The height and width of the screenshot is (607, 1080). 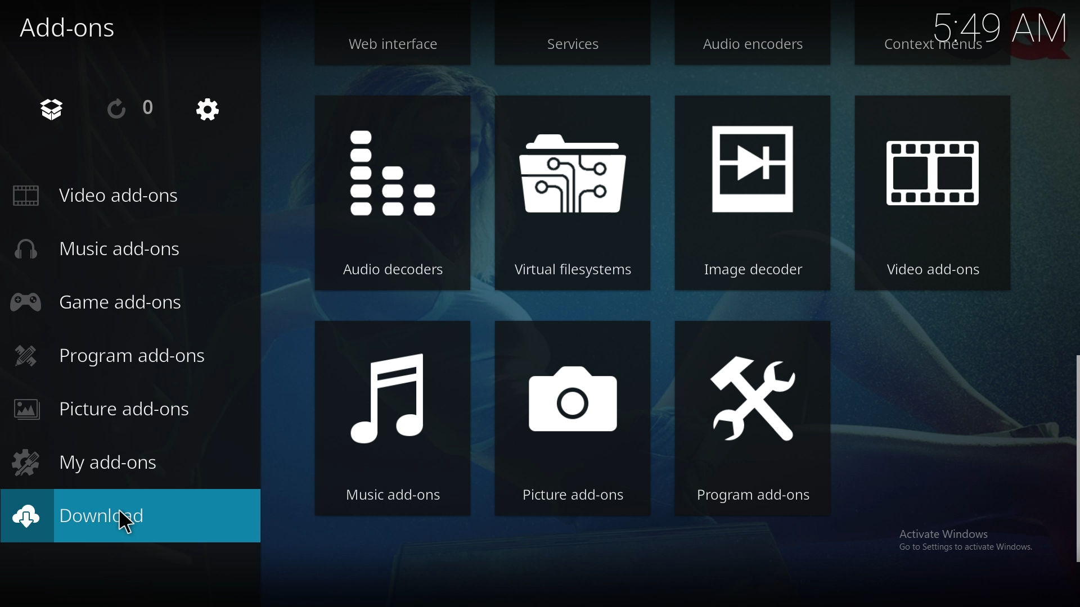 I want to click on virtual file system, so click(x=574, y=193).